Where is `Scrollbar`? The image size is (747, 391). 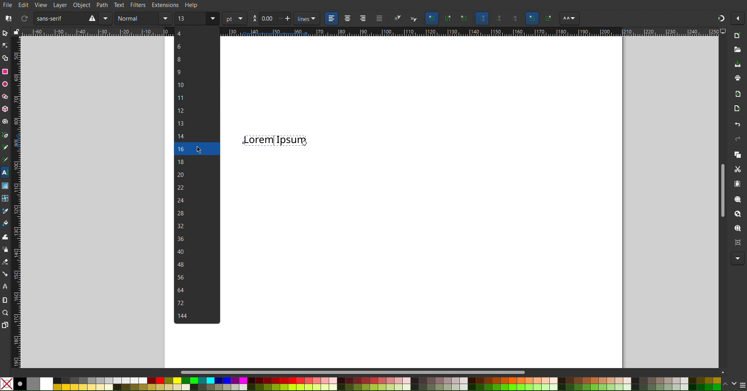 Scrollbar is located at coordinates (722, 190).